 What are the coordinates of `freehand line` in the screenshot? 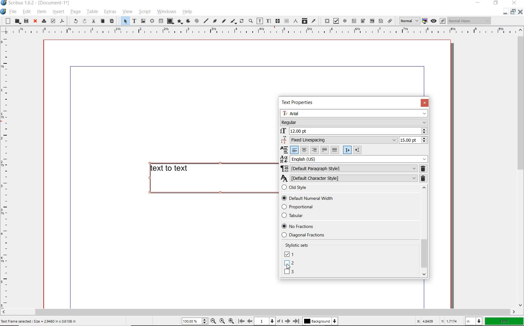 It's located at (223, 21).